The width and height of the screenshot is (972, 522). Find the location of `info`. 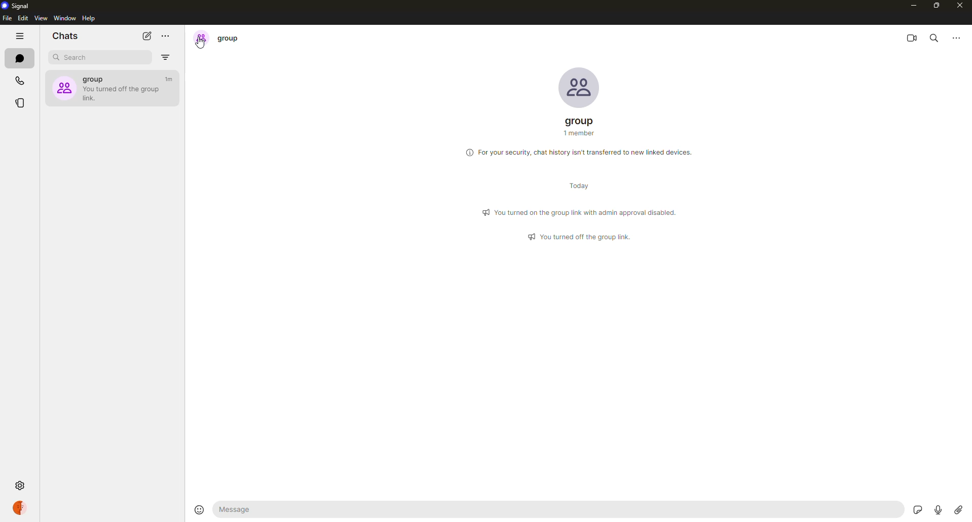

info is located at coordinates (583, 211).